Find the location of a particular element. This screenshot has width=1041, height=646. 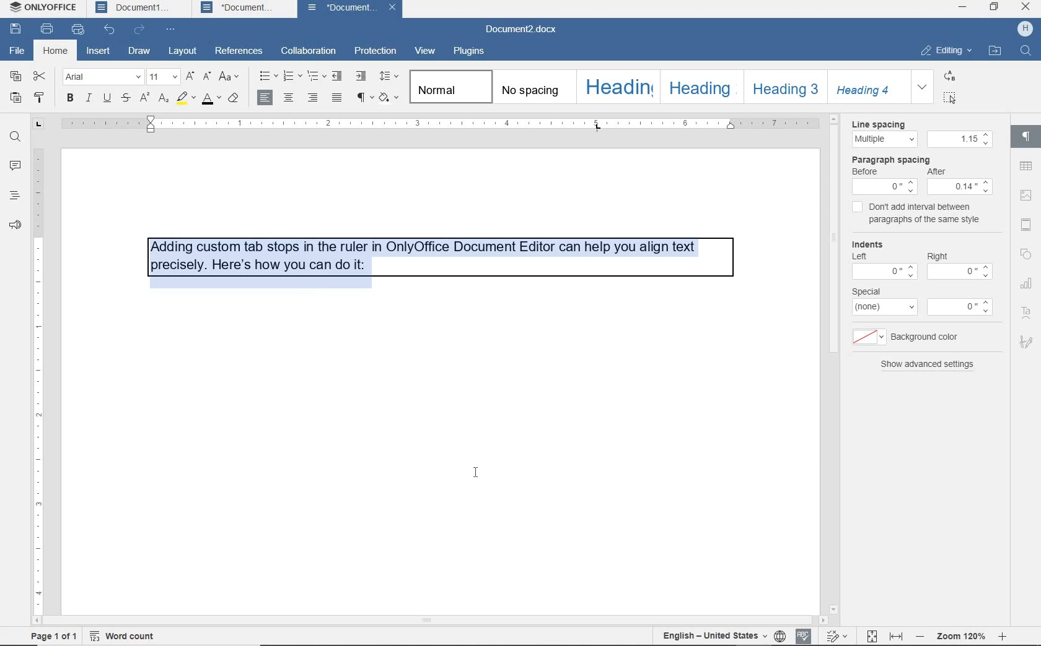

align right is located at coordinates (267, 97).